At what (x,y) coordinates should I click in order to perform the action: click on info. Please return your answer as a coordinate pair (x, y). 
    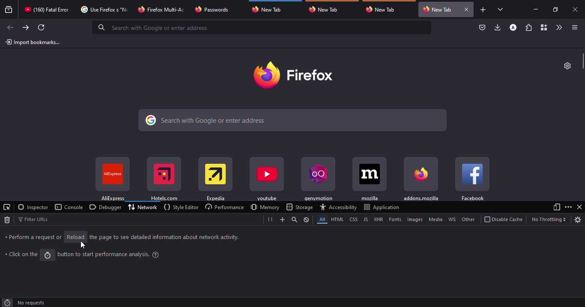
    Looking at the image, I should click on (110, 254).